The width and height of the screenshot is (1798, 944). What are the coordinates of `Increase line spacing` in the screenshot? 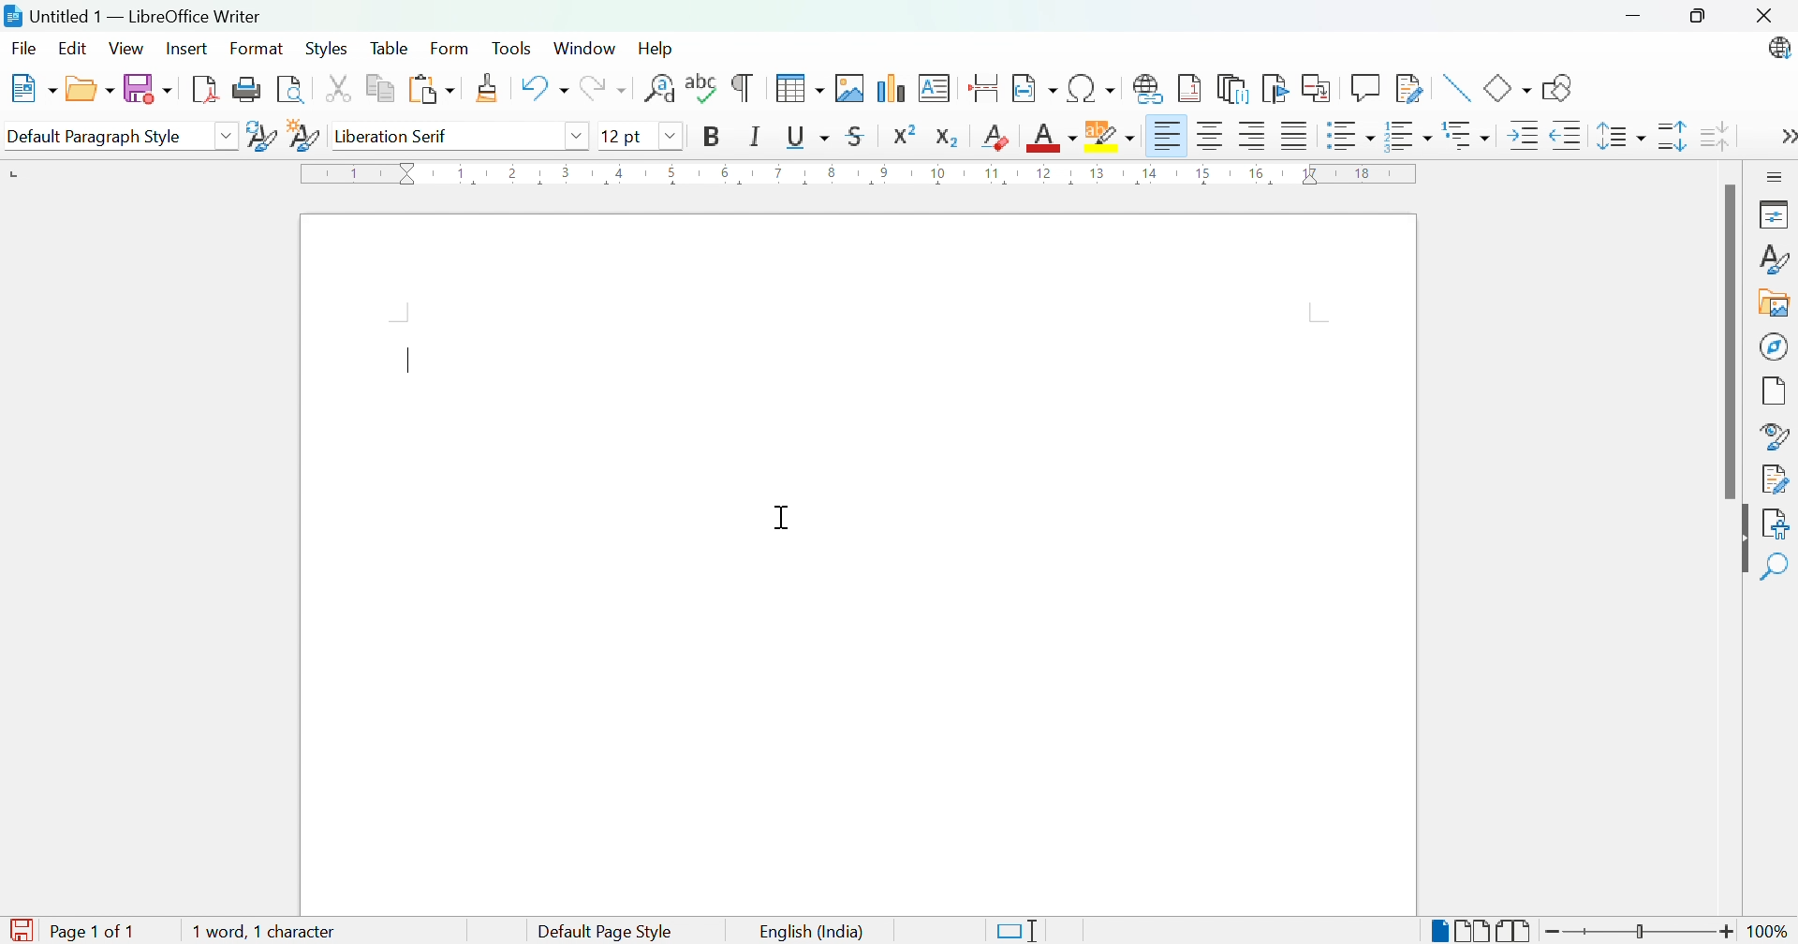 It's located at (1672, 137).